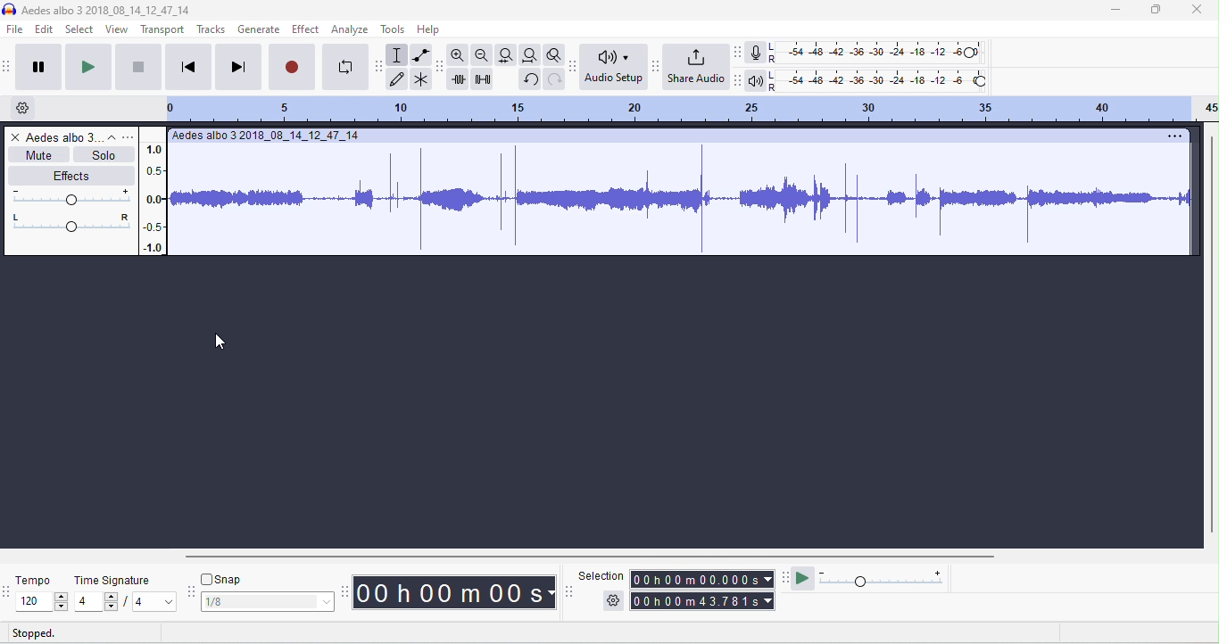 This screenshot has height=644, width=1219. Describe the element at coordinates (70, 175) in the screenshot. I see `effects` at that location.